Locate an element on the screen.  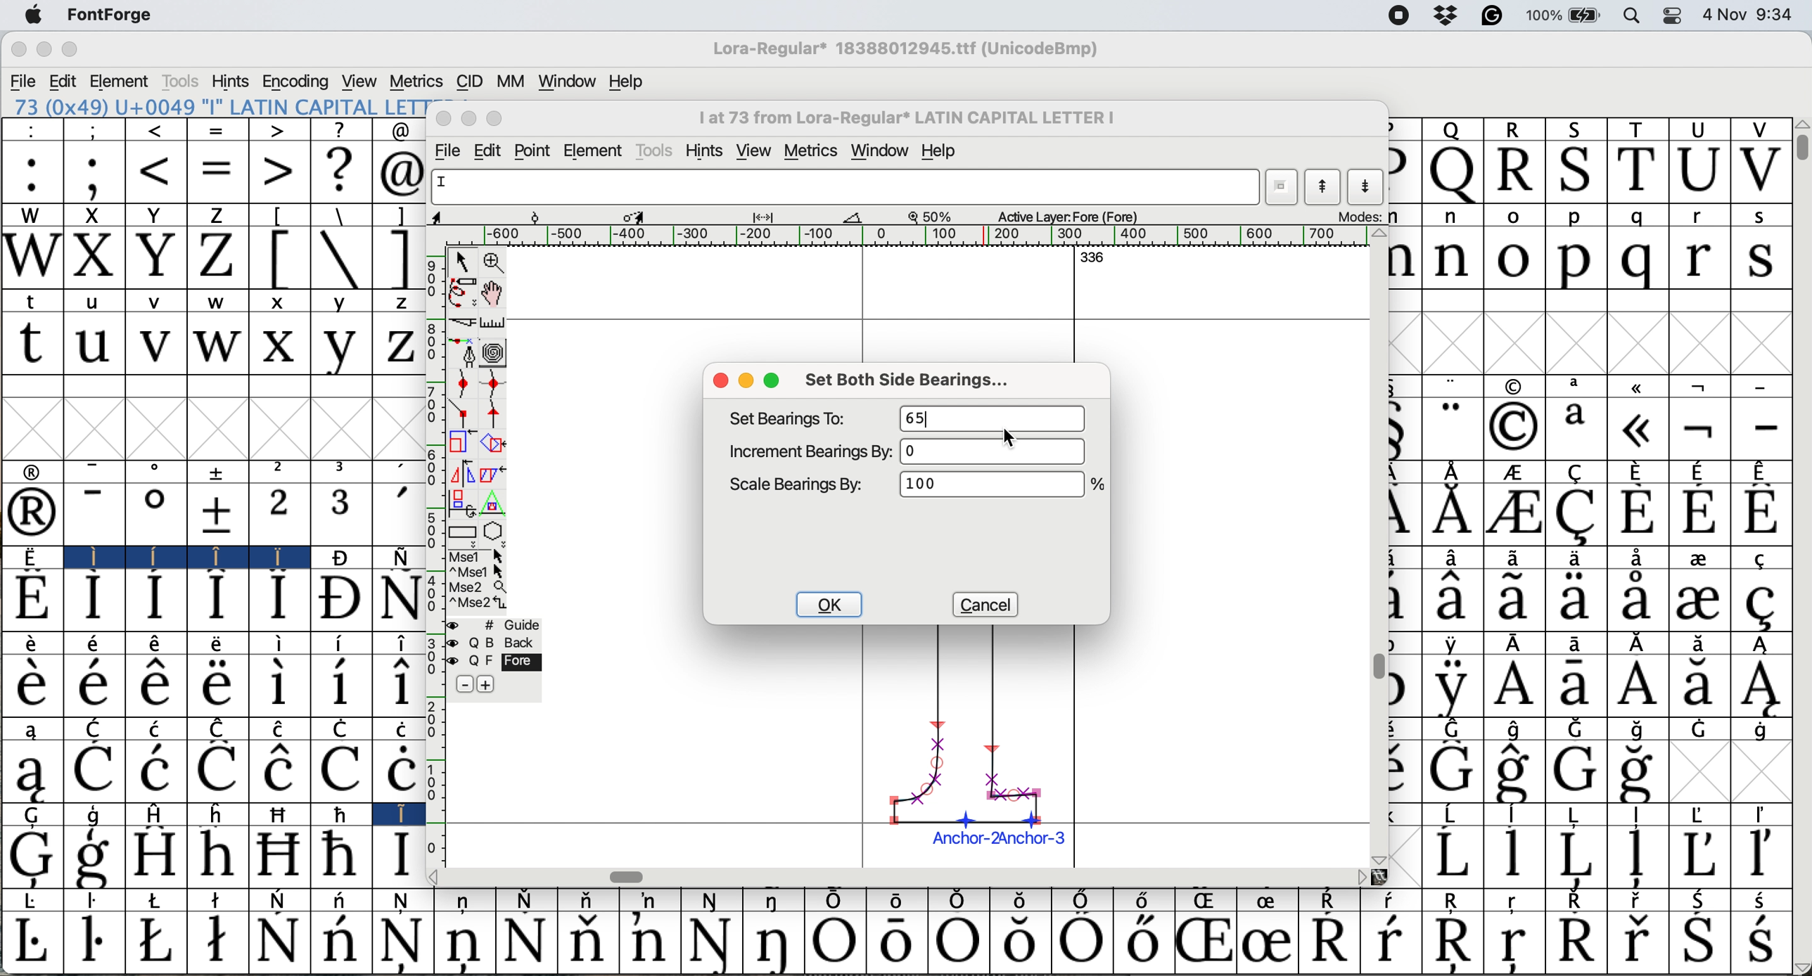
 is located at coordinates (1801, 967).